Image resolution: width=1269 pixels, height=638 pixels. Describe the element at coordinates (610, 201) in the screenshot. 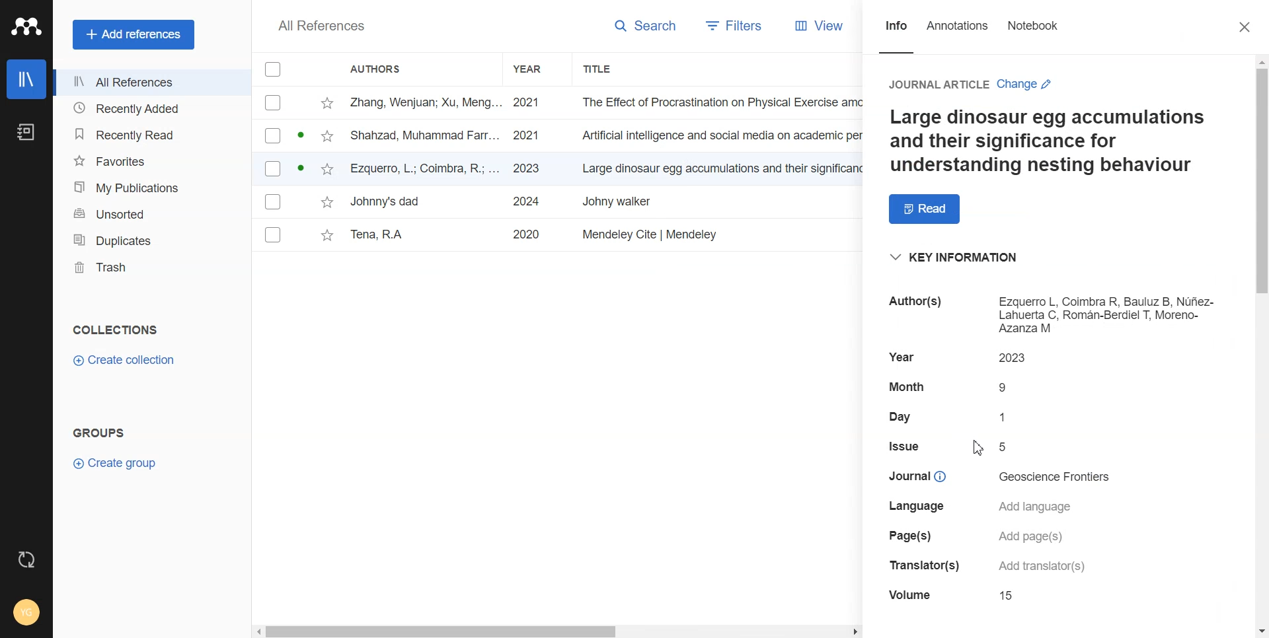

I see `File` at that location.